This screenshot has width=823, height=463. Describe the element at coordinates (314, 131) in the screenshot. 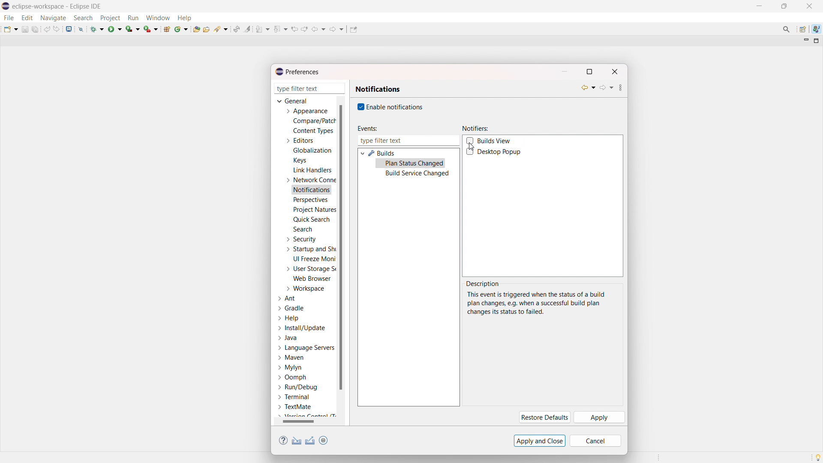

I see `content types` at that location.